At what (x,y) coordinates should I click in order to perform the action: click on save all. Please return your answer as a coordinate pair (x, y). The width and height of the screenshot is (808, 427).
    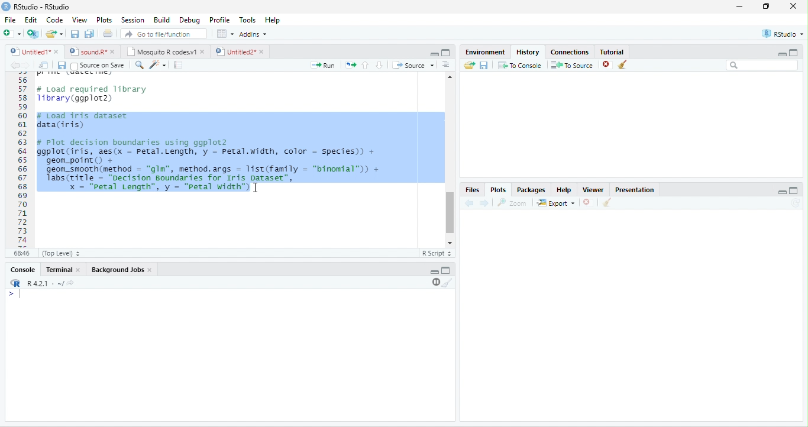
    Looking at the image, I should click on (89, 34).